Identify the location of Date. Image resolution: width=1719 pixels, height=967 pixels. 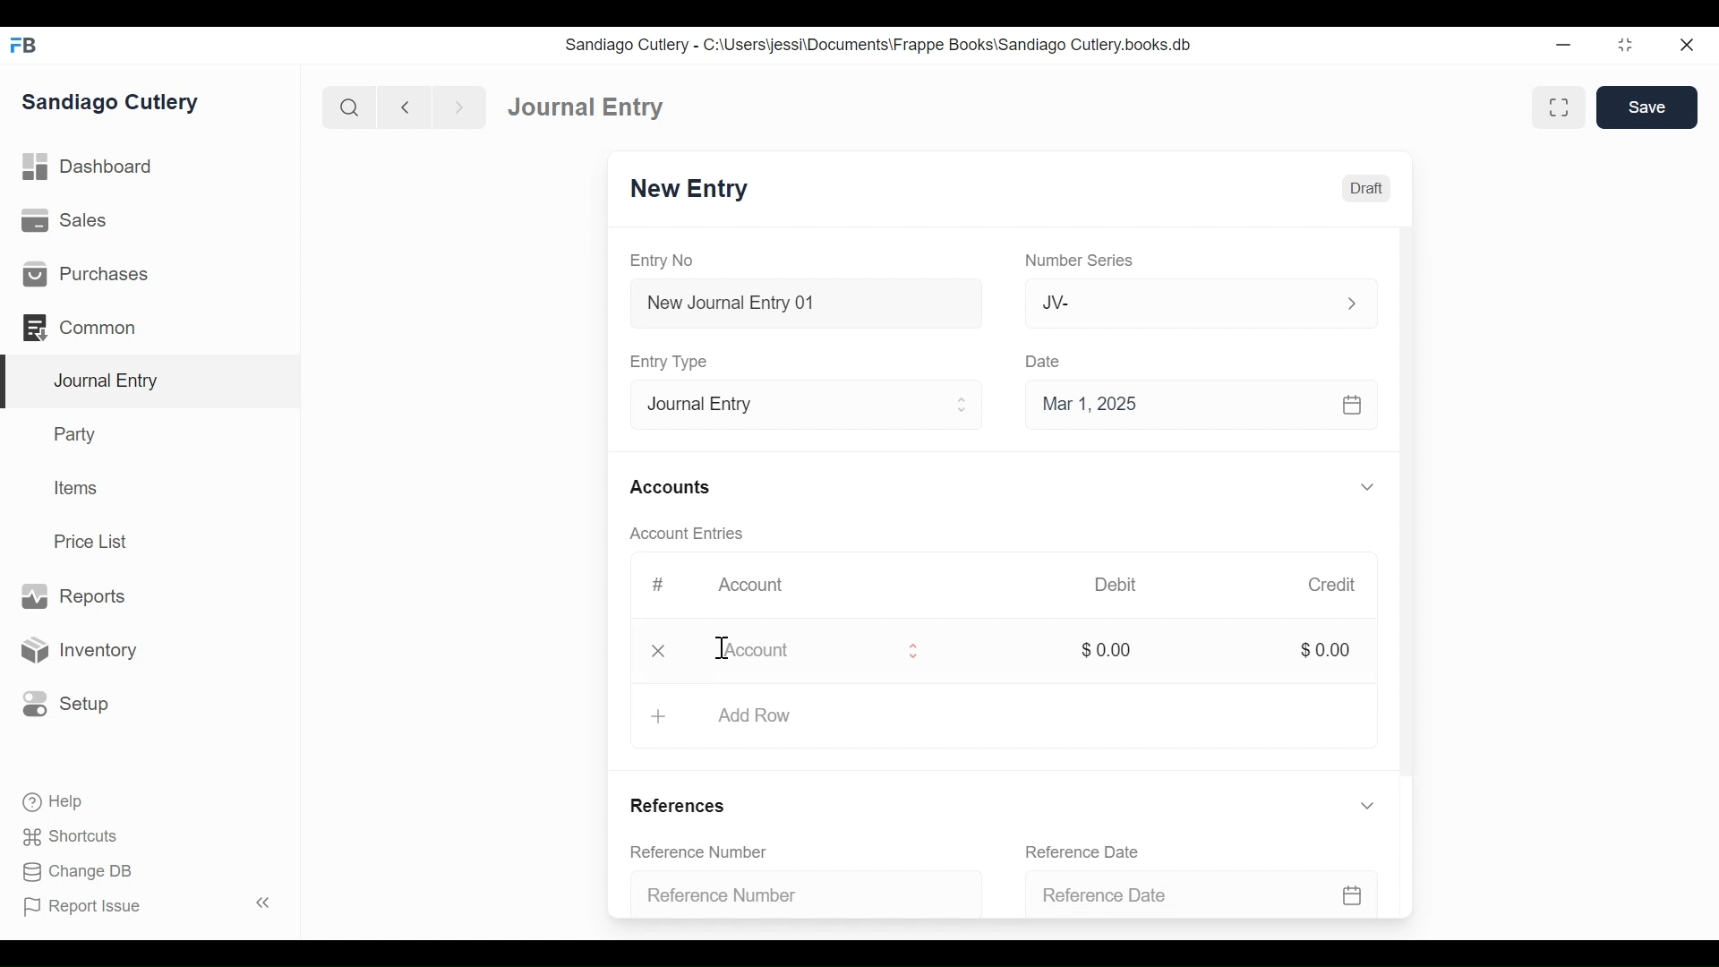
(1044, 361).